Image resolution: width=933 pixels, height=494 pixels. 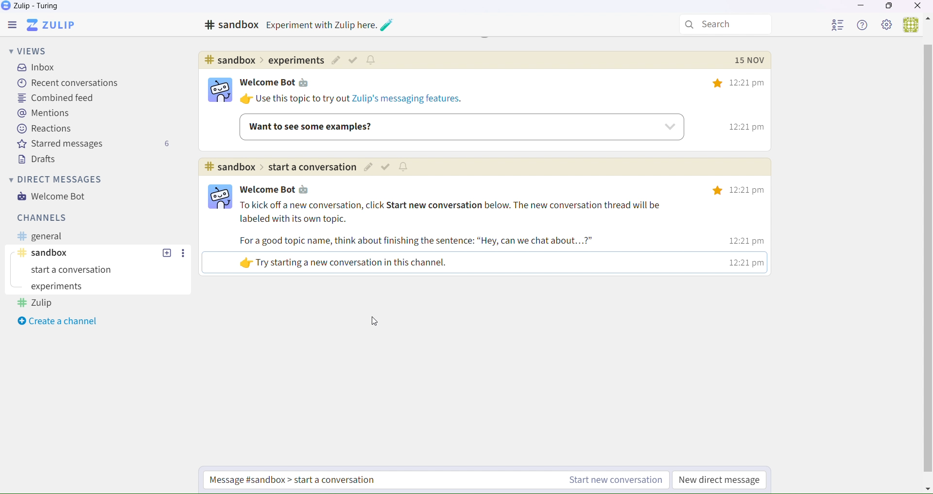 What do you see at coordinates (927, 20) in the screenshot?
I see `` at bounding box center [927, 20].